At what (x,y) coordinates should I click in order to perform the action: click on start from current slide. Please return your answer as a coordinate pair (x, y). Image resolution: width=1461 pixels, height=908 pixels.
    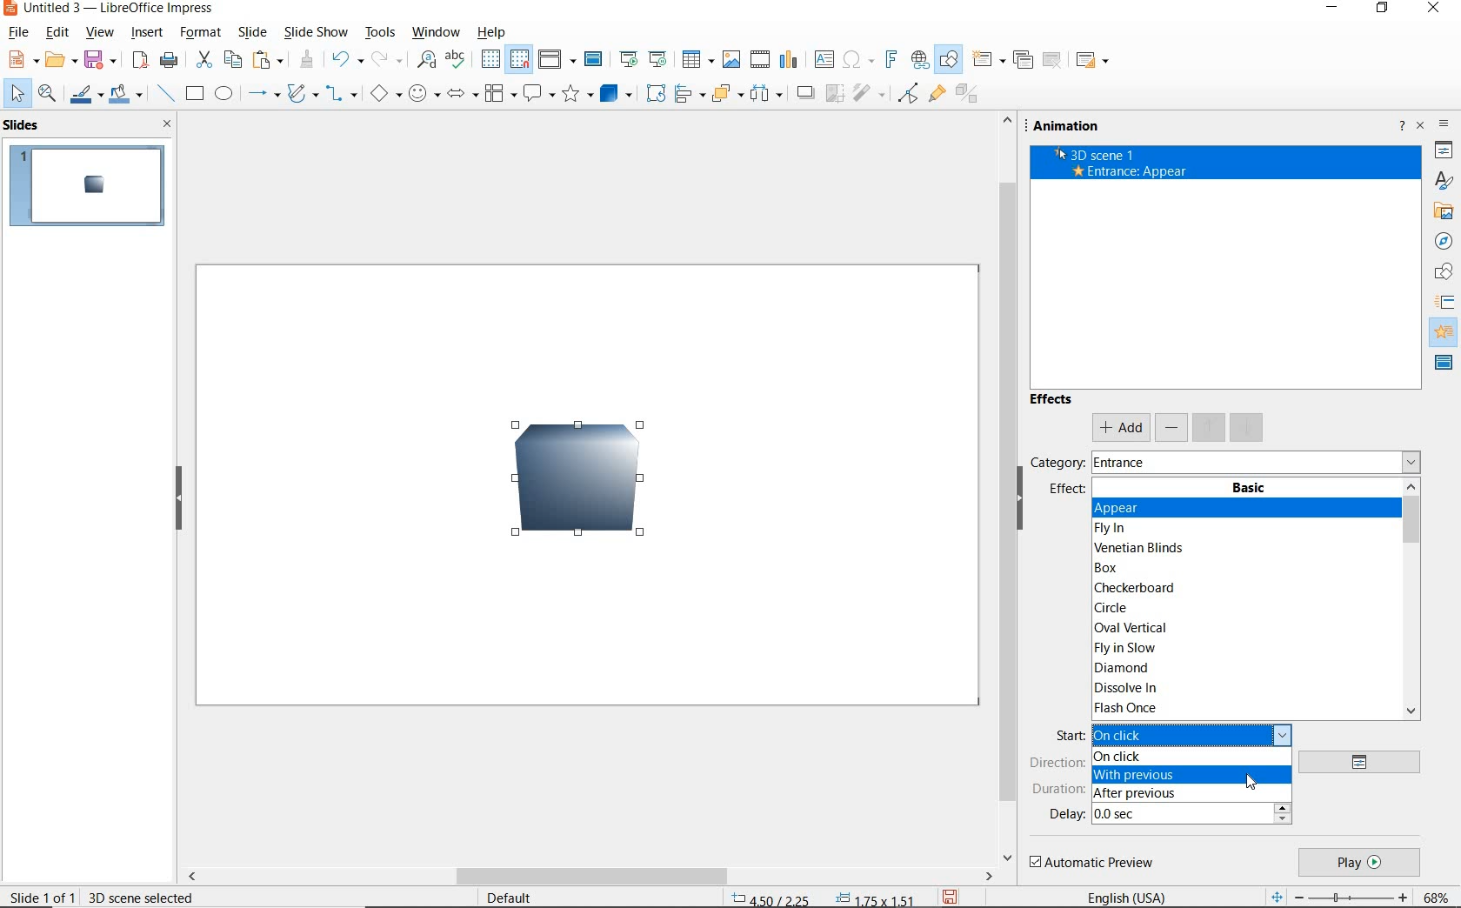
    Looking at the image, I should click on (657, 59).